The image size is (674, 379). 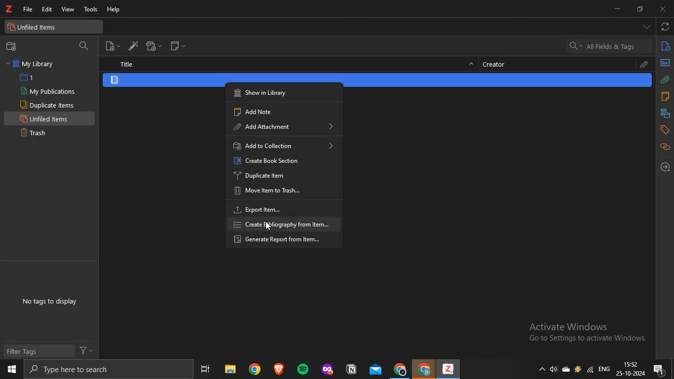 What do you see at coordinates (9, 9) in the screenshot?
I see `zotero` at bounding box center [9, 9].